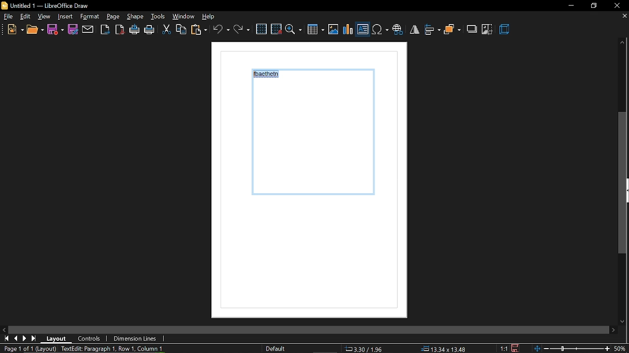 Image resolution: width=629 pixels, height=353 pixels. Describe the element at coordinates (44, 16) in the screenshot. I see `view` at that location.